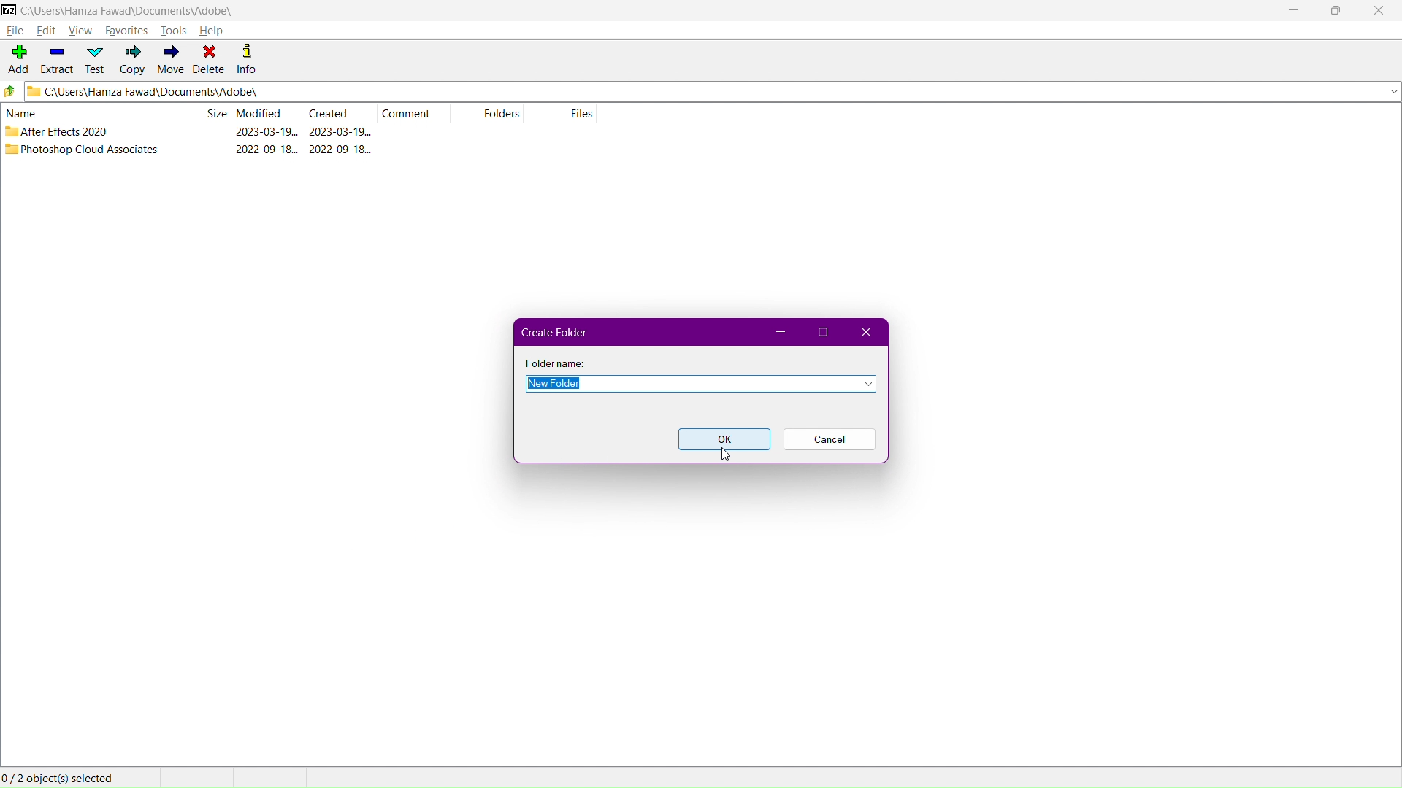 This screenshot has width=1402, height=788. What do you see at coordinates (564, 114) in the screenshot?
I see `Files` at bounding box center [564, 114].